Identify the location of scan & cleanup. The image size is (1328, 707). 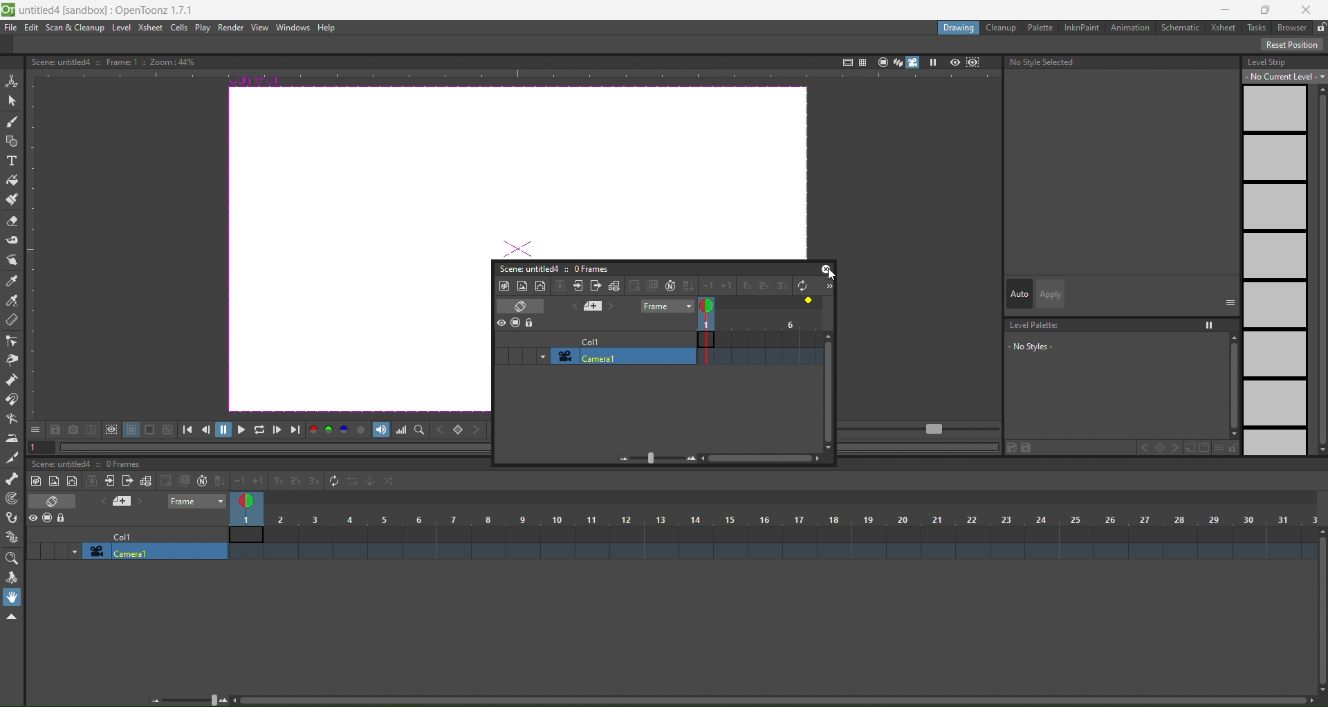
(75, 28).